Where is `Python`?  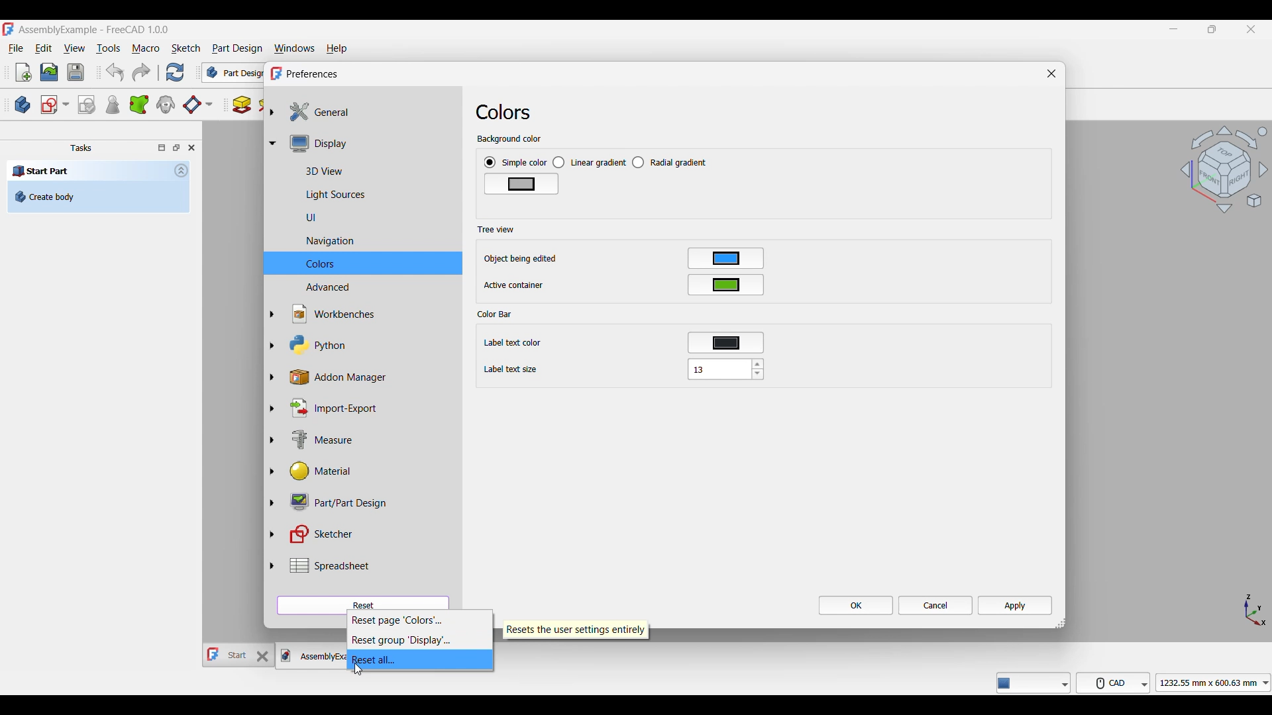
Python is located at coordinates (309, 345).